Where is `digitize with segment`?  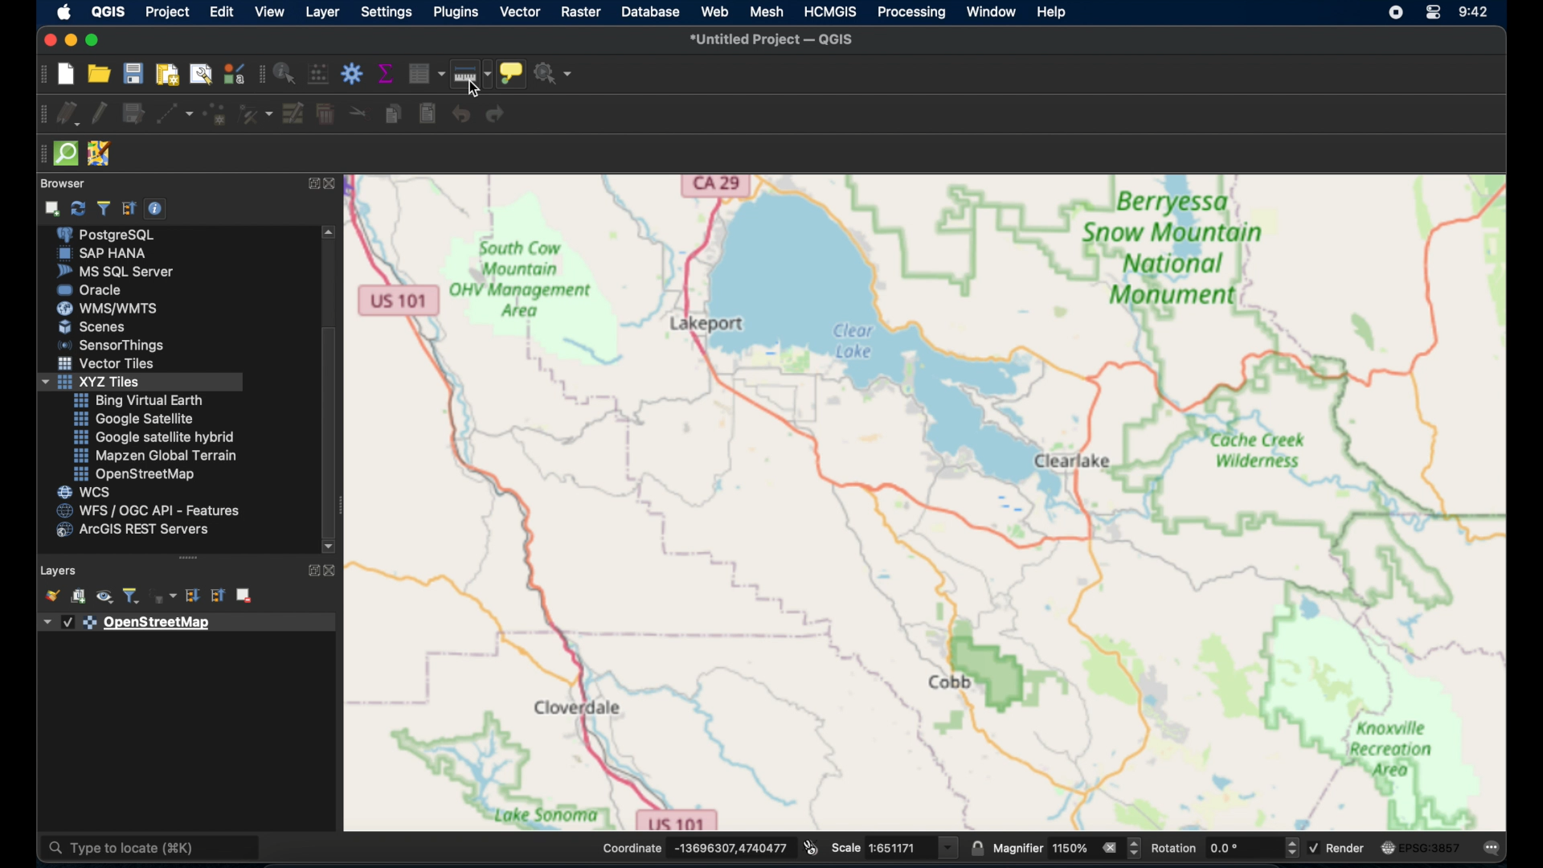 digitize with segment is located at coordinates (174, 116).